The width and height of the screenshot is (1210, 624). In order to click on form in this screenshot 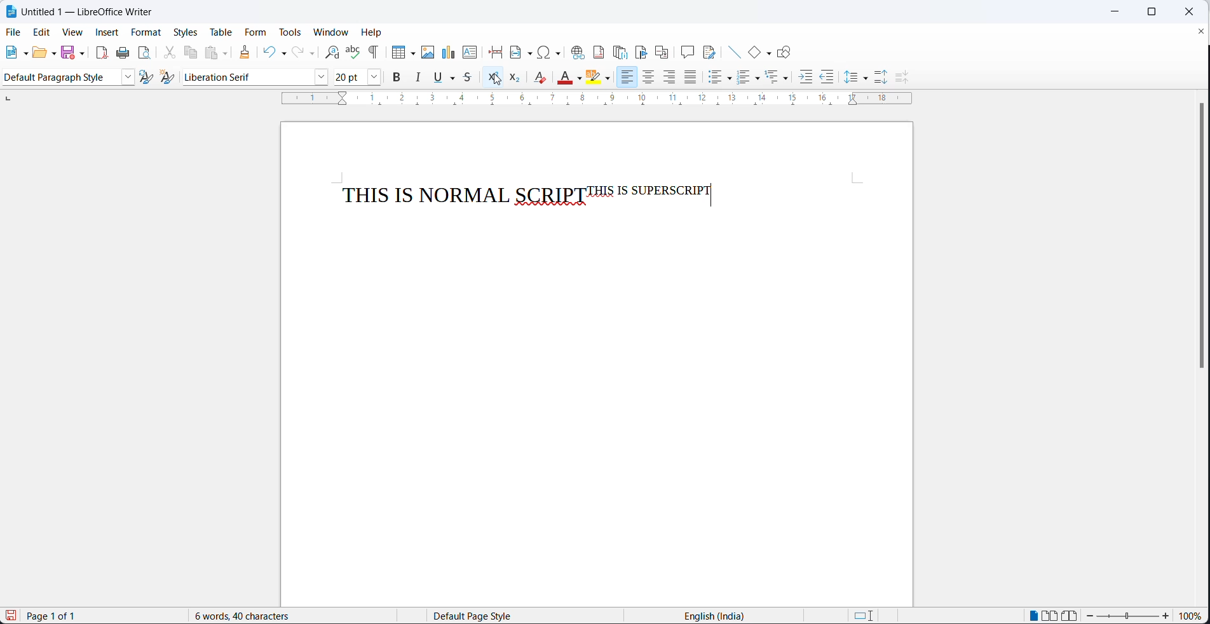, I will do `click(257, 33)`.